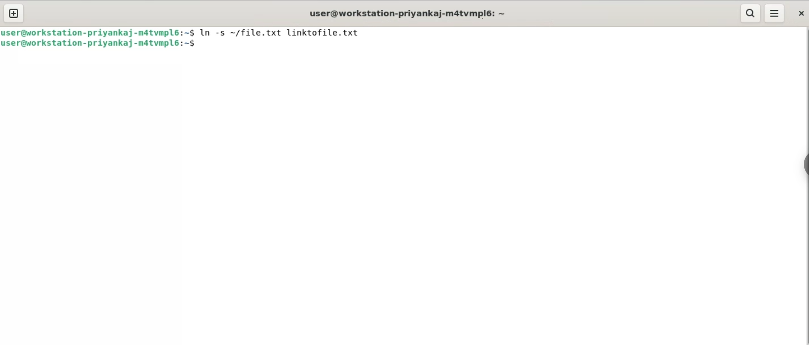  What do you see at coordinates (90, 33) in the screenshot?
I see `user@workstation-priyankaj-m4tvmplé` at bounding box center [90, 33].